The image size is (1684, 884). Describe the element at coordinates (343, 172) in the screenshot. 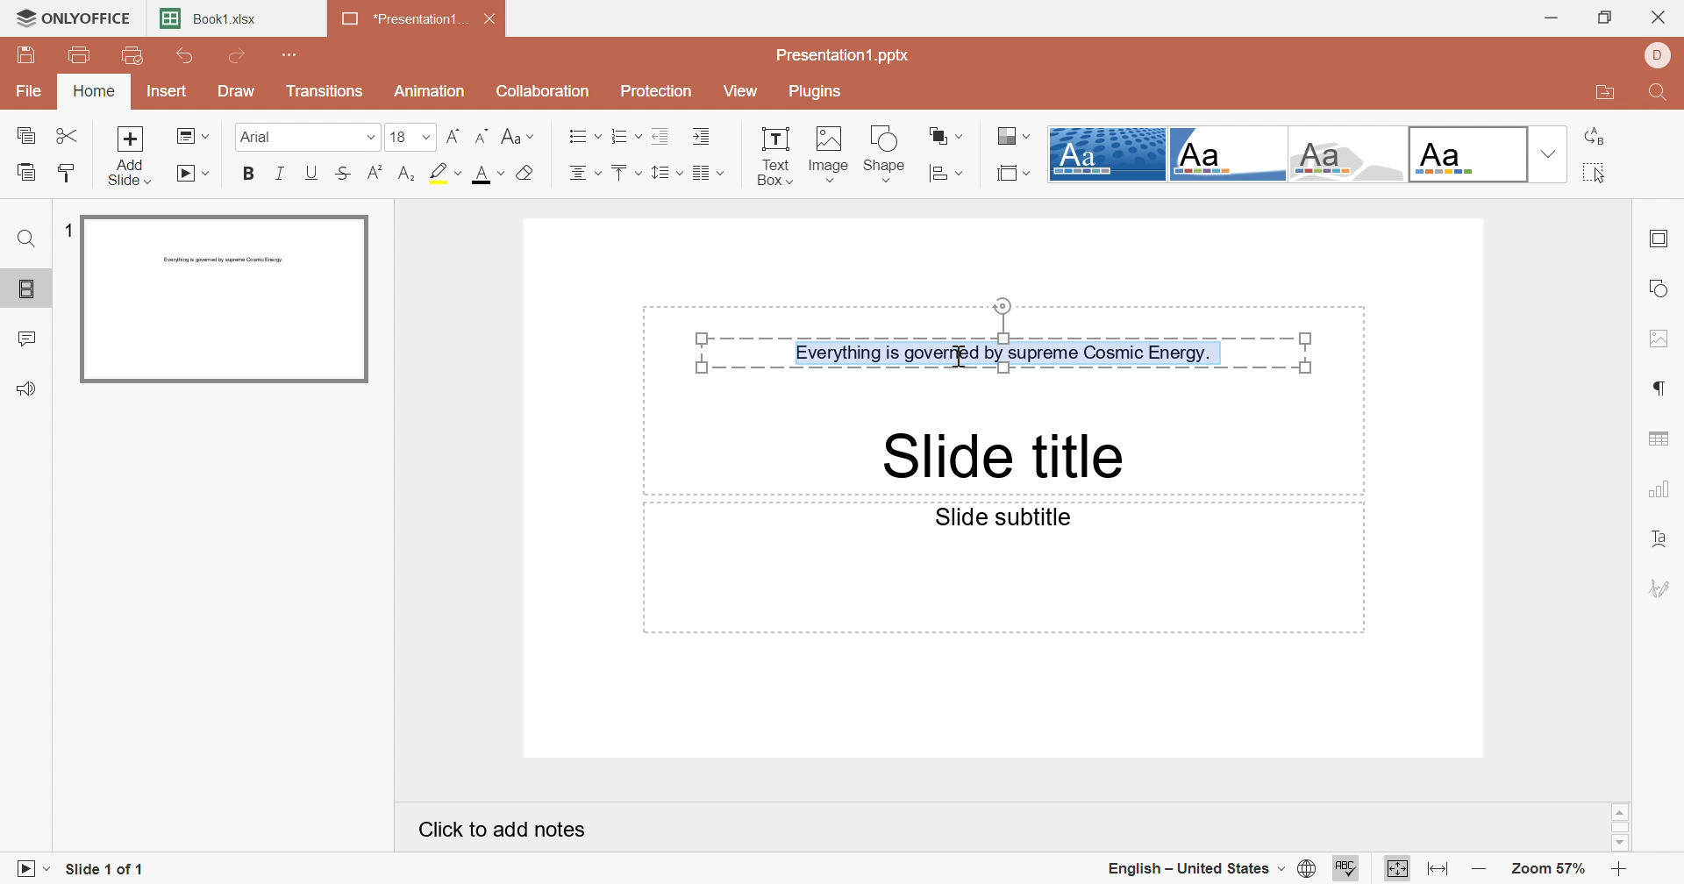

I see `Strikethrough` at that location.